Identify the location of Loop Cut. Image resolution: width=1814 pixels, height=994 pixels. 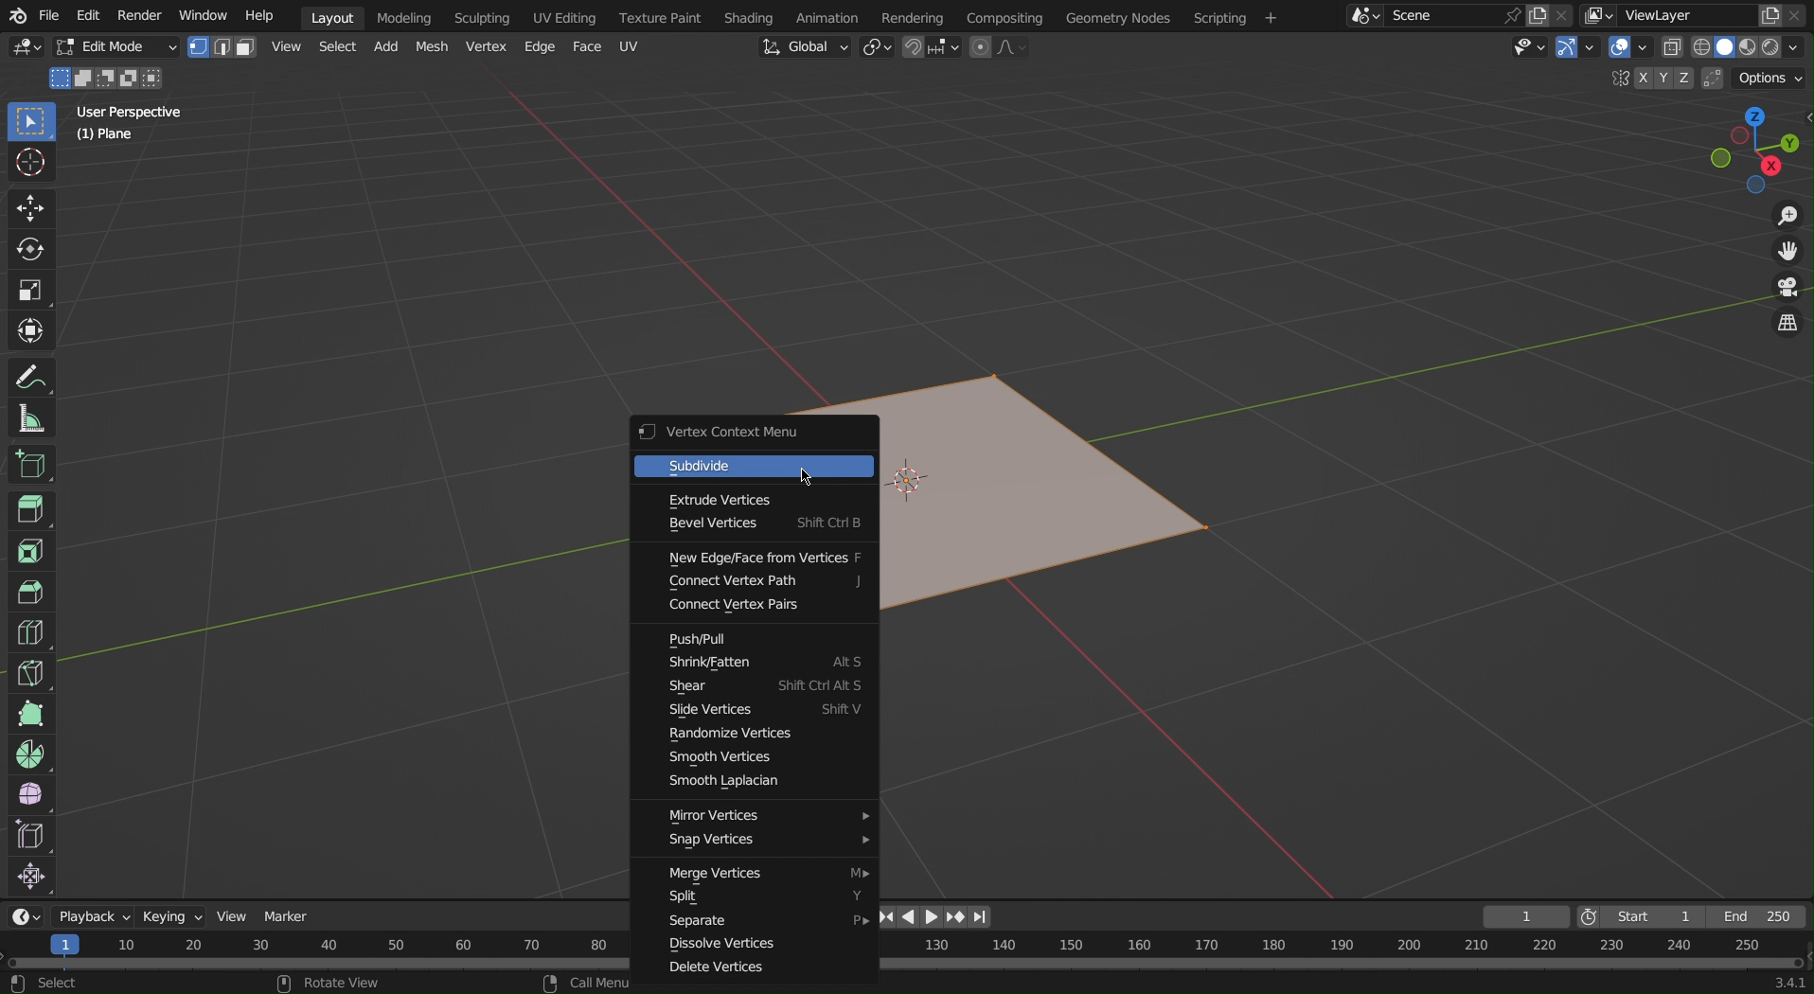
(28, 633).